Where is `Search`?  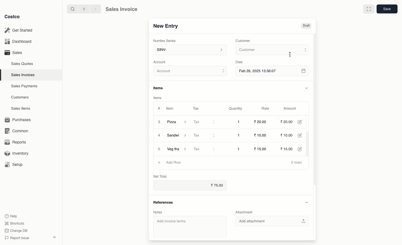
Search is located at coordinates (72, 9).